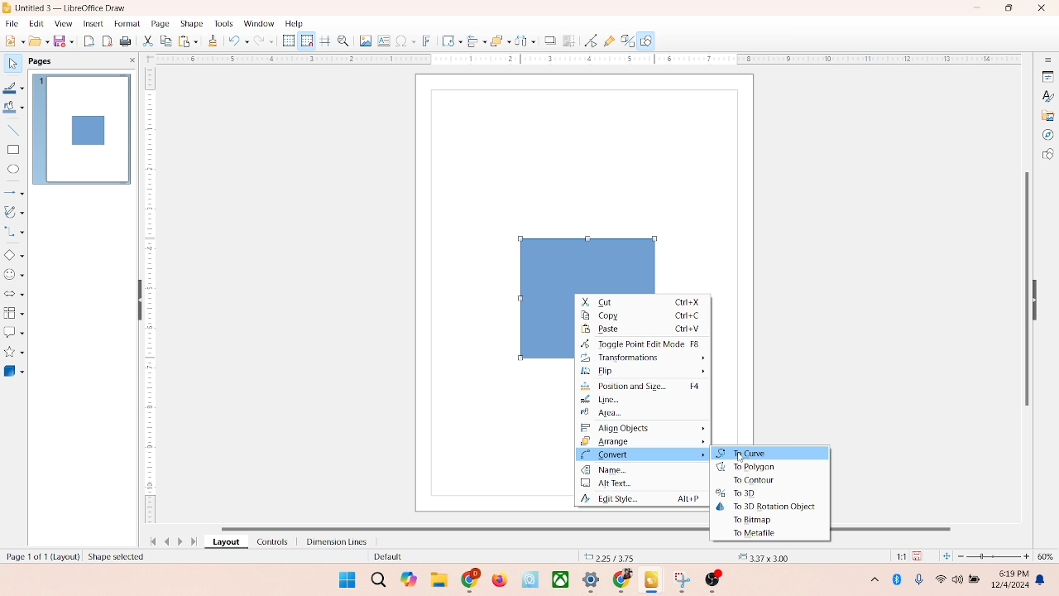 The image size is (1059, 596). I want to click on microphone, so click(920, 580).